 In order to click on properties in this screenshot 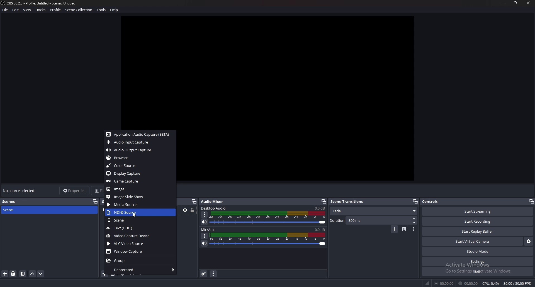, I will do `click(75, 190)`.